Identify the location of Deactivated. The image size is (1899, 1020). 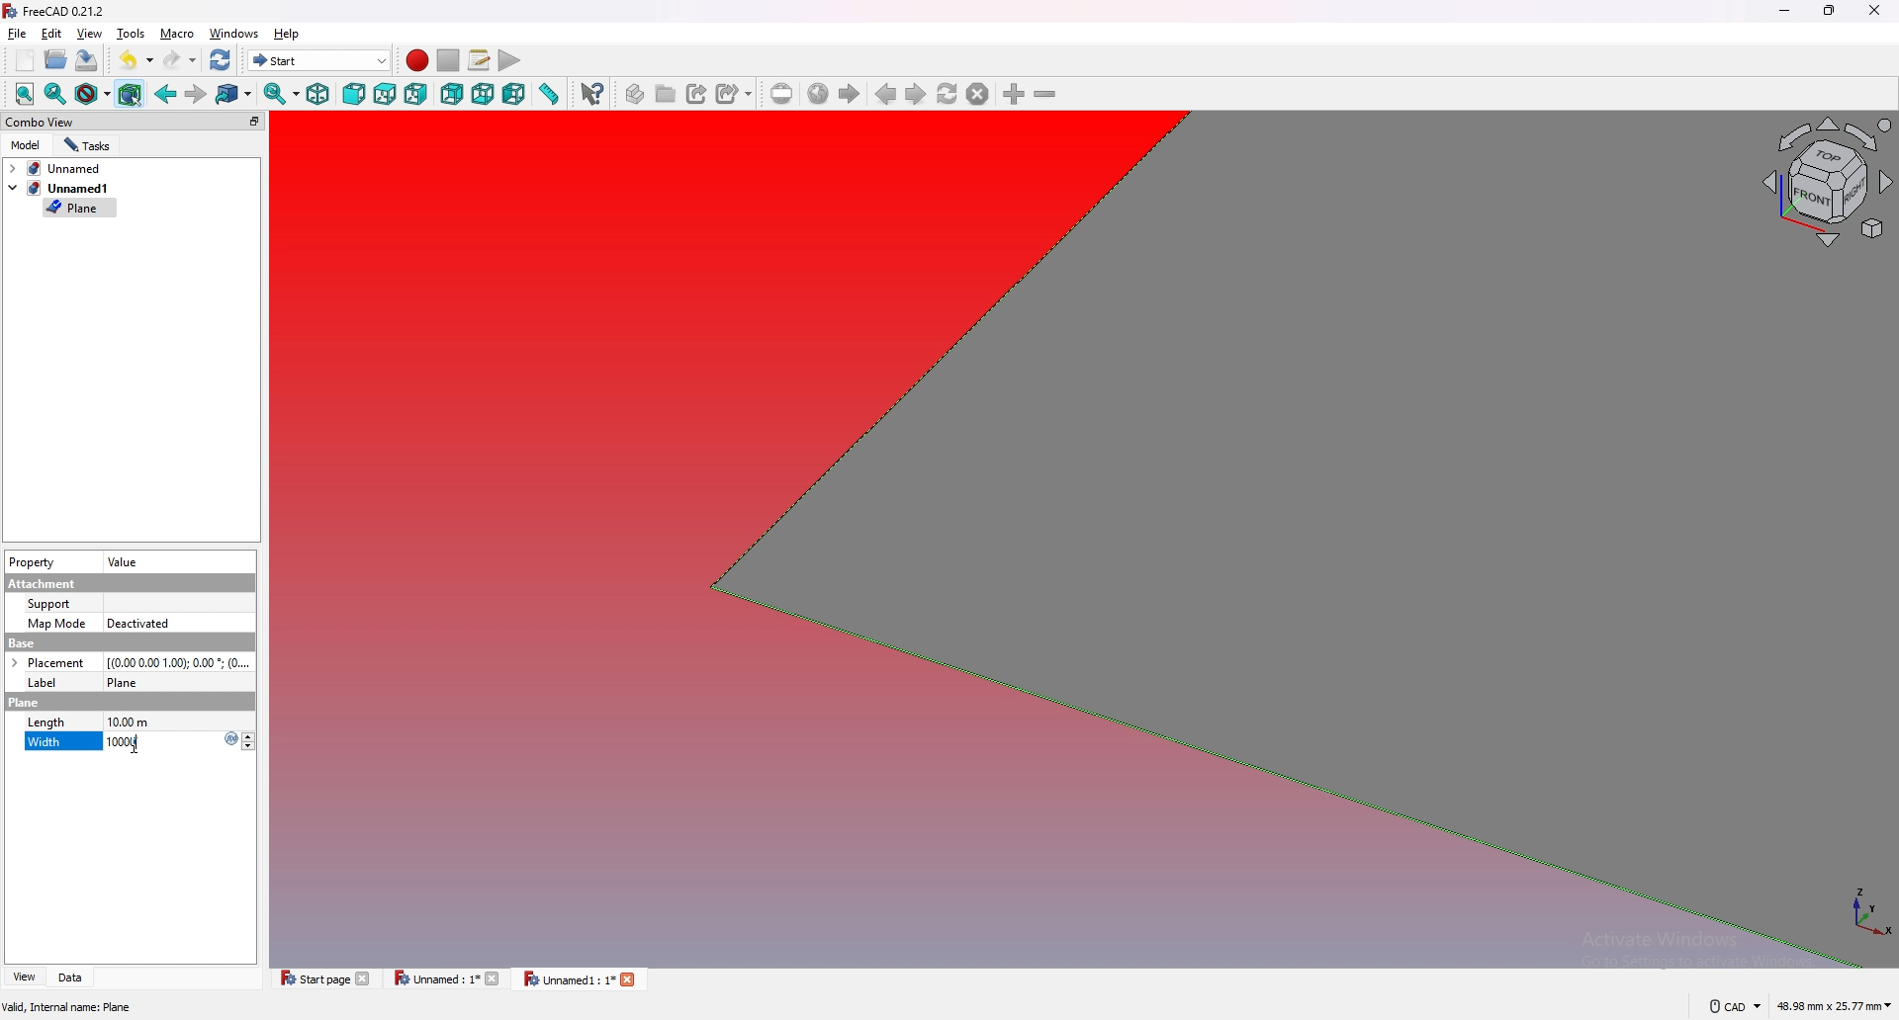
(141, 623).